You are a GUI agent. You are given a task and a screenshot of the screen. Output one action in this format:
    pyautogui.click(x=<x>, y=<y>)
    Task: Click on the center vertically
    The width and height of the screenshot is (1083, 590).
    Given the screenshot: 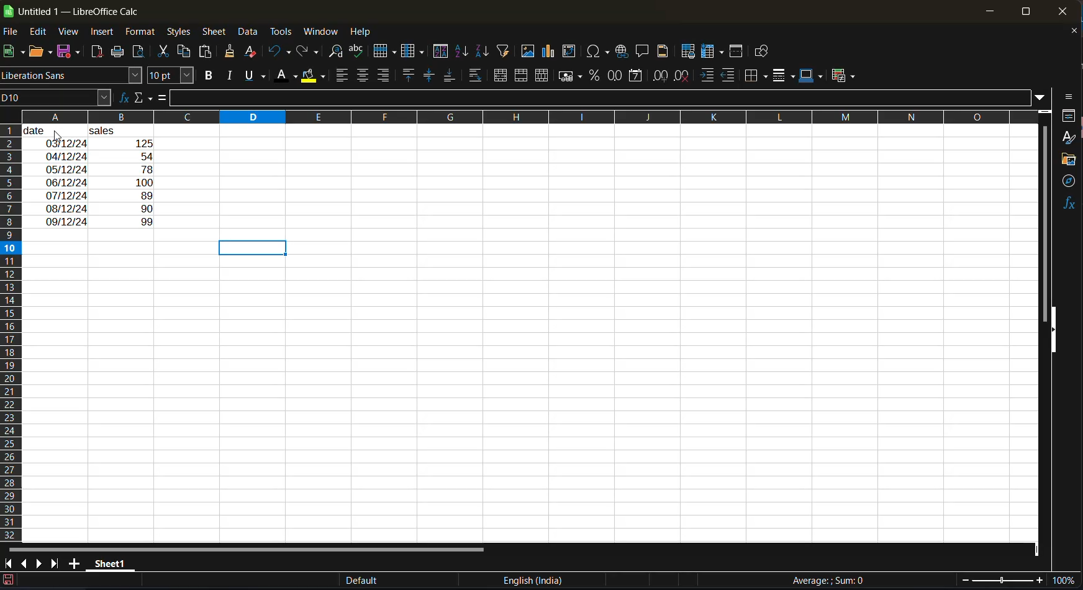 What is the action you would take?
    pyautogui.click(x=428, y=75)
    